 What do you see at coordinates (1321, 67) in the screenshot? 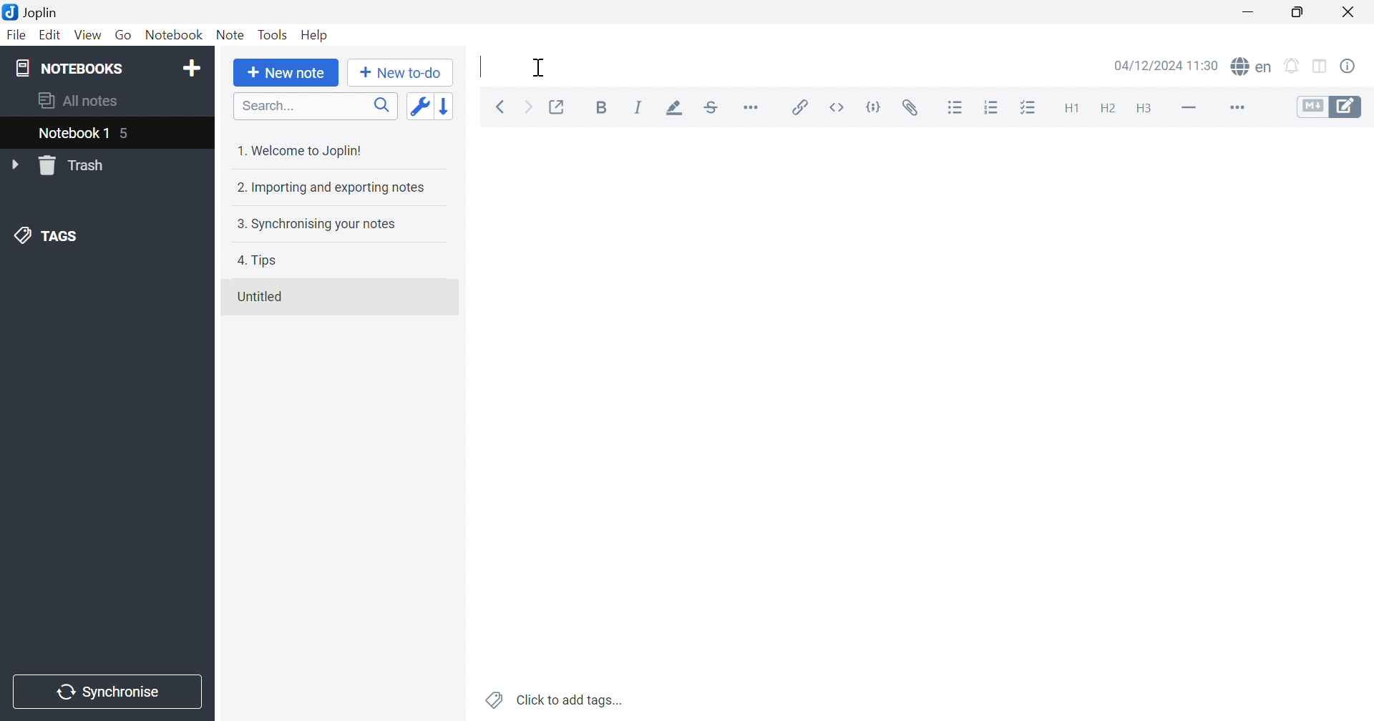
I see `Toggle editor layout` at bounding box center [1321, 67].